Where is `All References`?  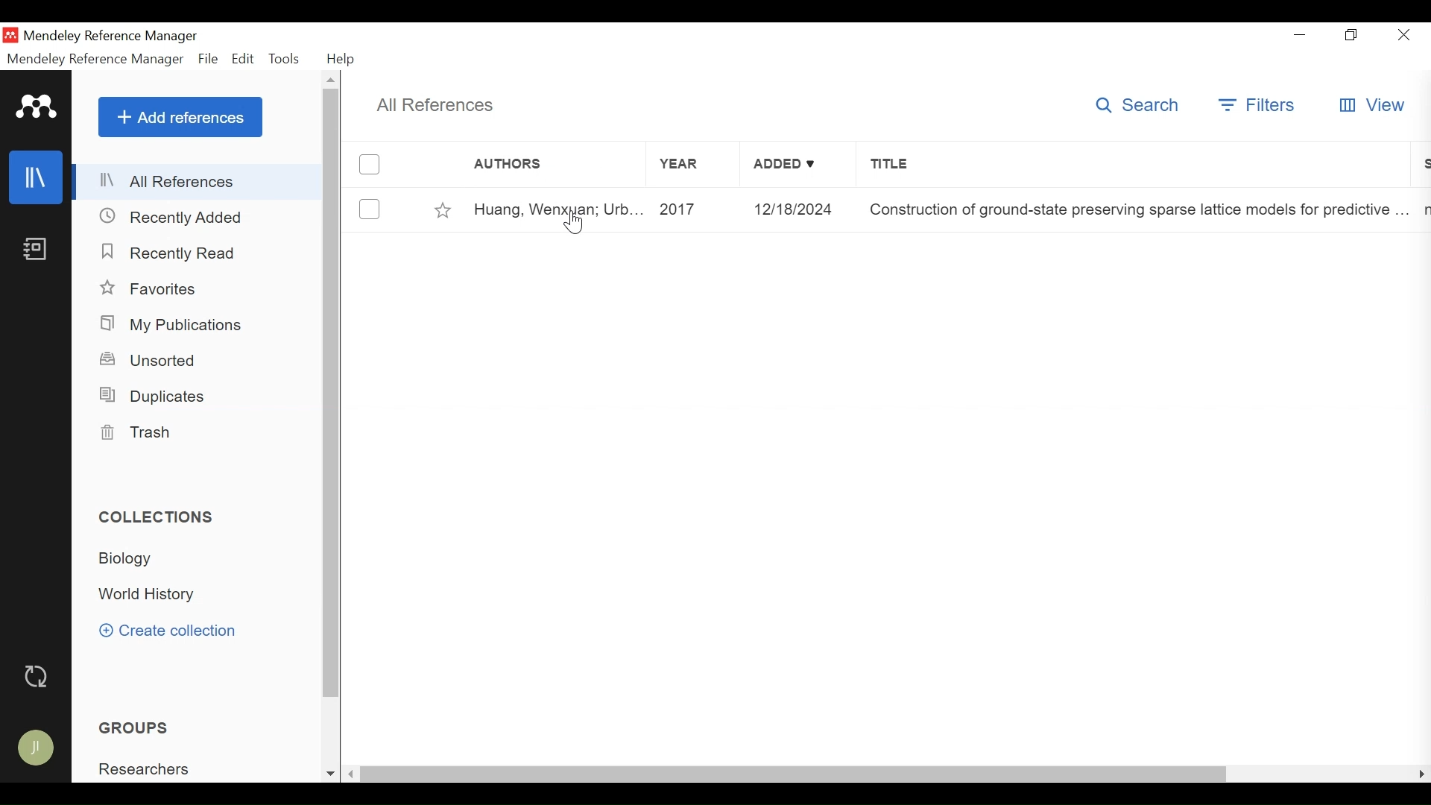 All References is located at coordinates (437, 107).